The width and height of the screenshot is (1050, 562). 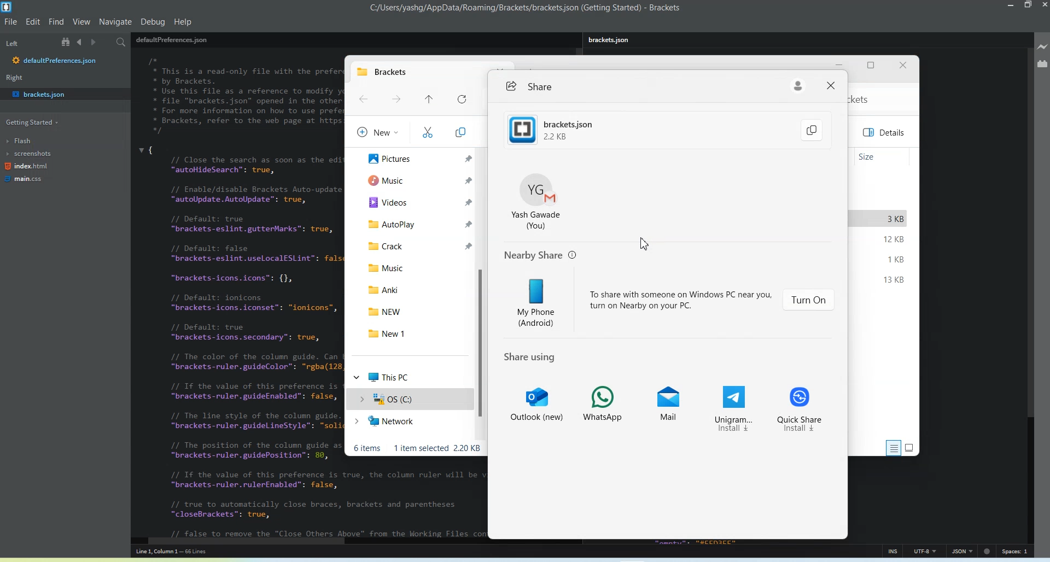 I want to click on Right window, so click(x=17, y=79).